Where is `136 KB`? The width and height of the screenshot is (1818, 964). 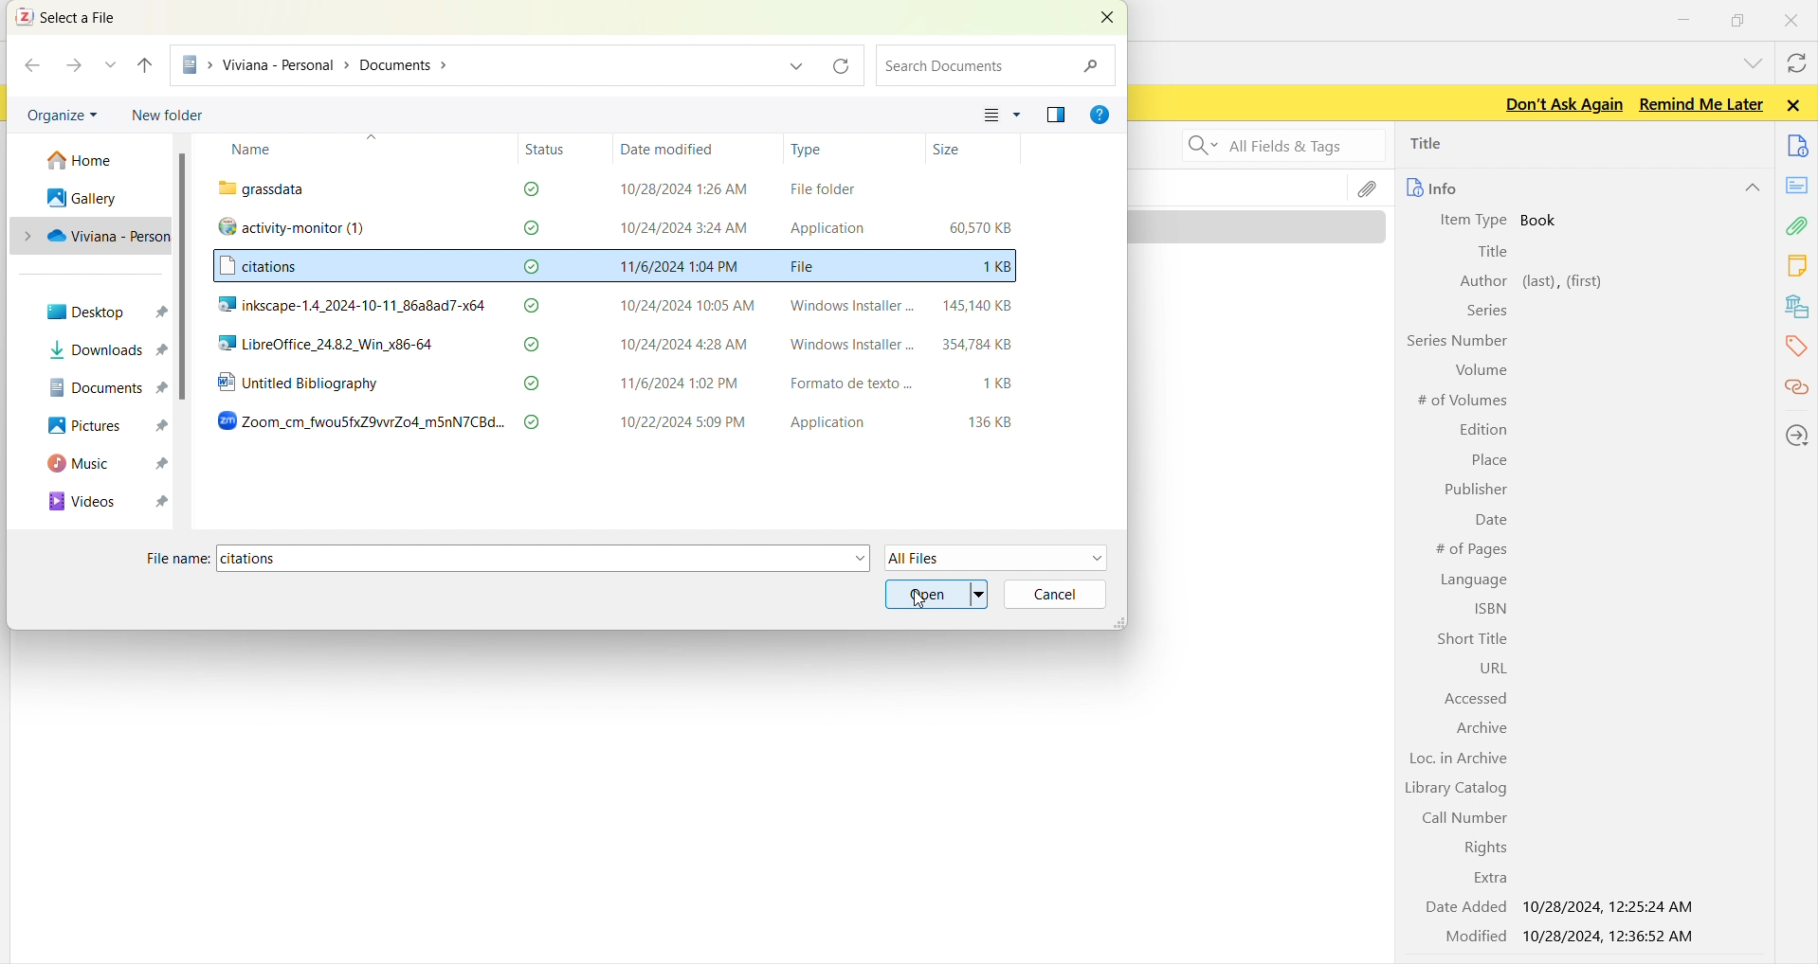
136 KB is located at coordinates (991, 422).